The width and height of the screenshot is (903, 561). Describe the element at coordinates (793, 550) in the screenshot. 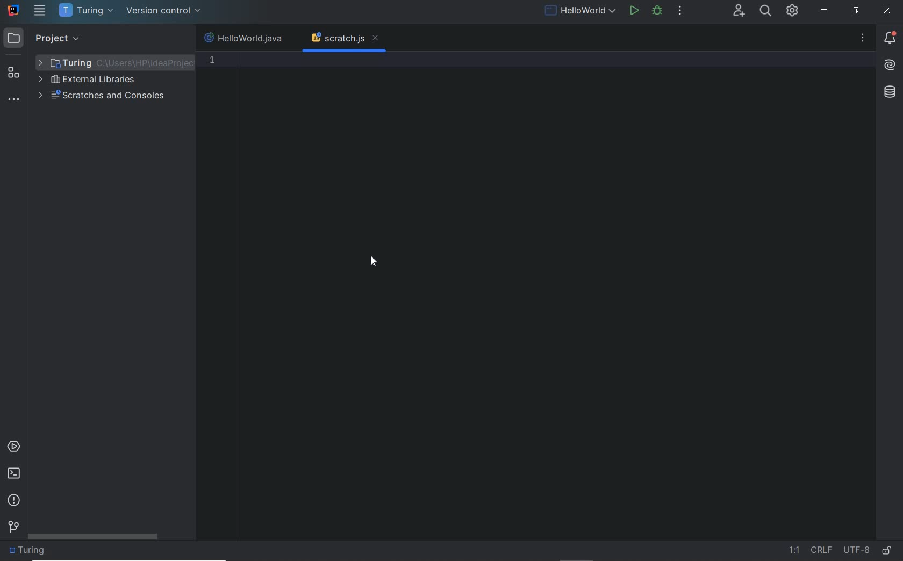

I see `go to line` at that location.